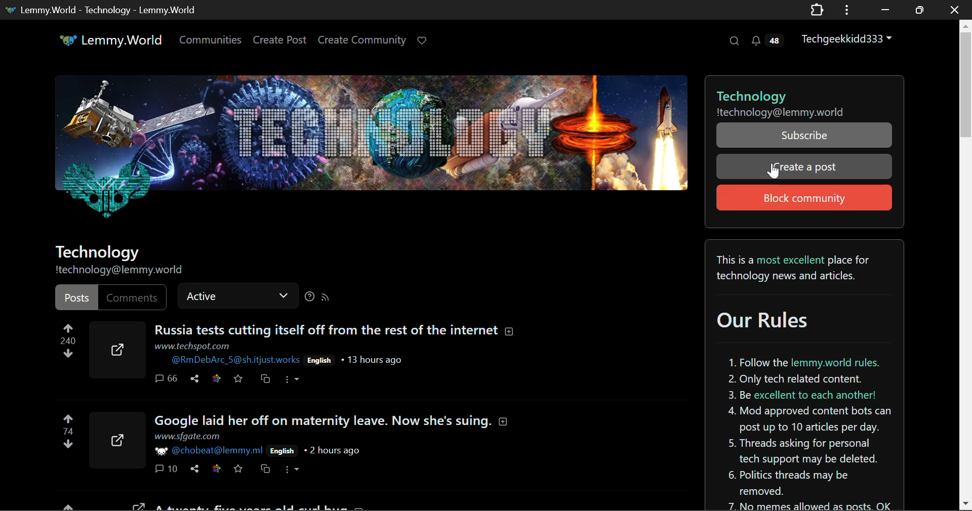 The height and width of the screenshot is (511, 972). I want to click on Close Window, so click(955, 9).